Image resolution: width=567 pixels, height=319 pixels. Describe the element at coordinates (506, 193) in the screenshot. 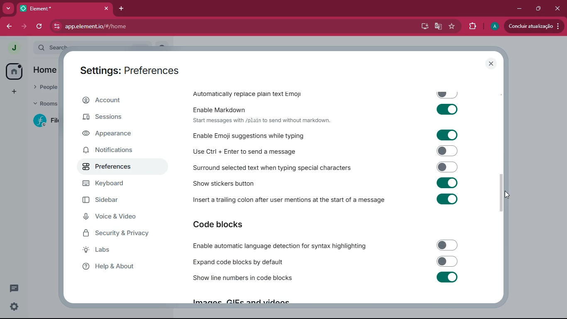

I see `Cursor on scroll bar` at that location.